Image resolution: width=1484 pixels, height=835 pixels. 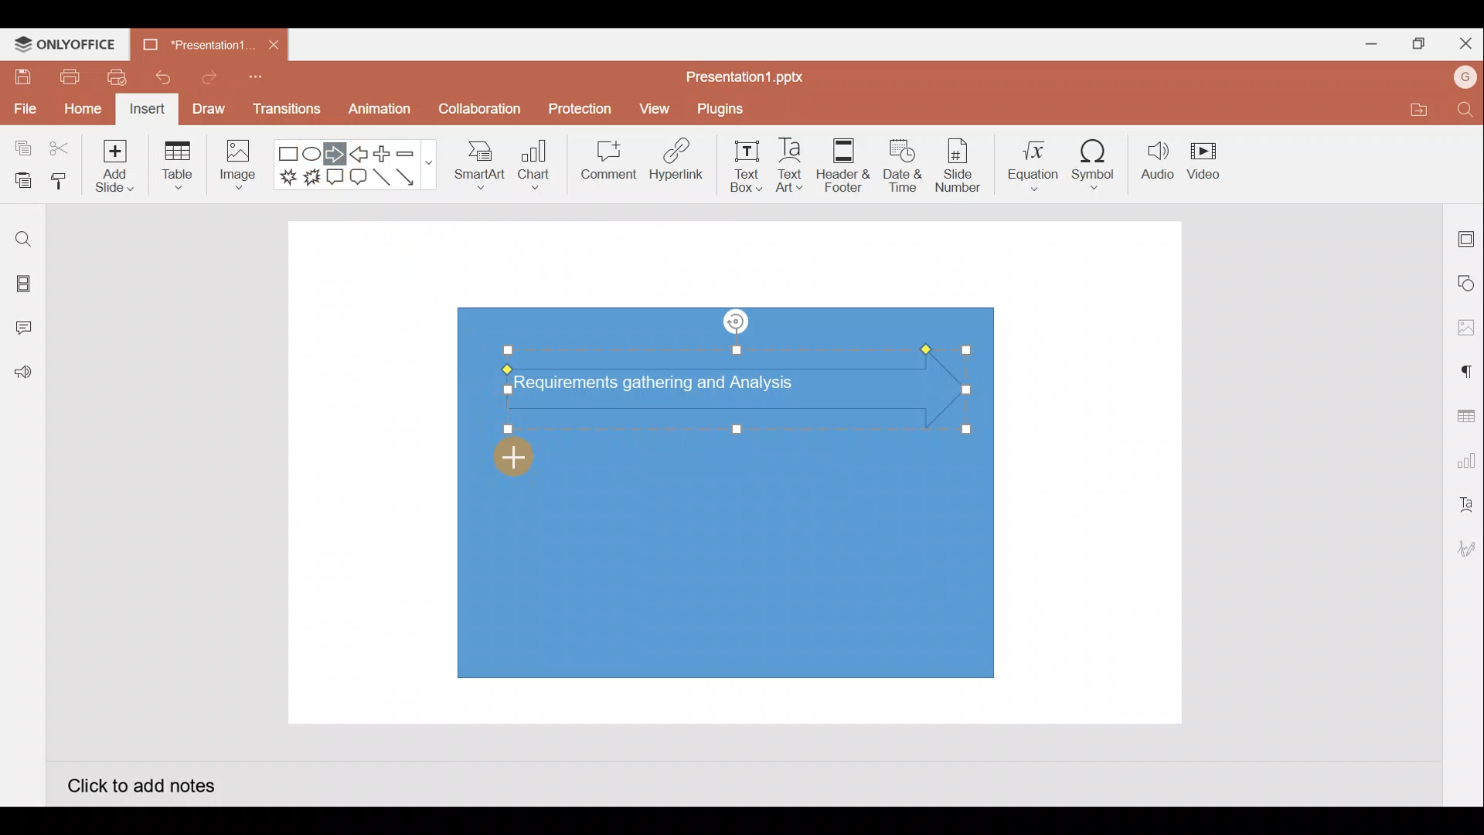 What do you see at coordinates (203, 77) in the screenshot?
I see `Redo` at bounding box center [203, 77].